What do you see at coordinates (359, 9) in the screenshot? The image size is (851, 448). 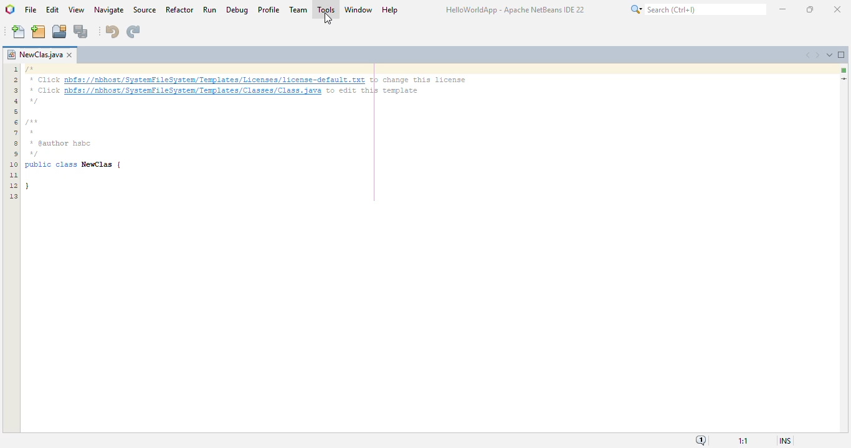 I see `window` at bounding box center [359, 9].